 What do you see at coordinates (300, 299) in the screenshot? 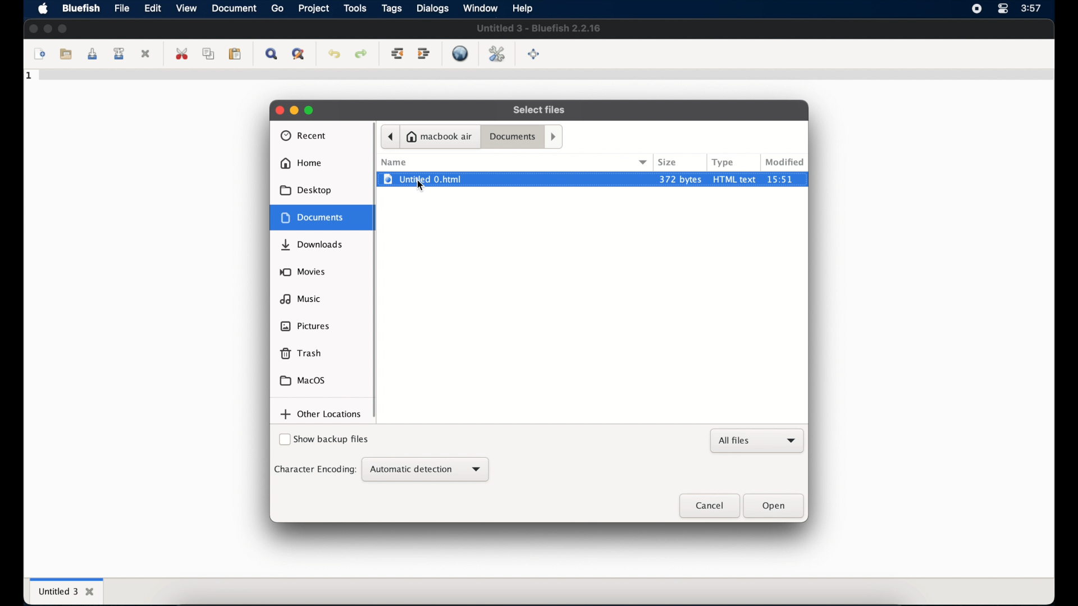
I see `music` at bounding box center [300, 299].